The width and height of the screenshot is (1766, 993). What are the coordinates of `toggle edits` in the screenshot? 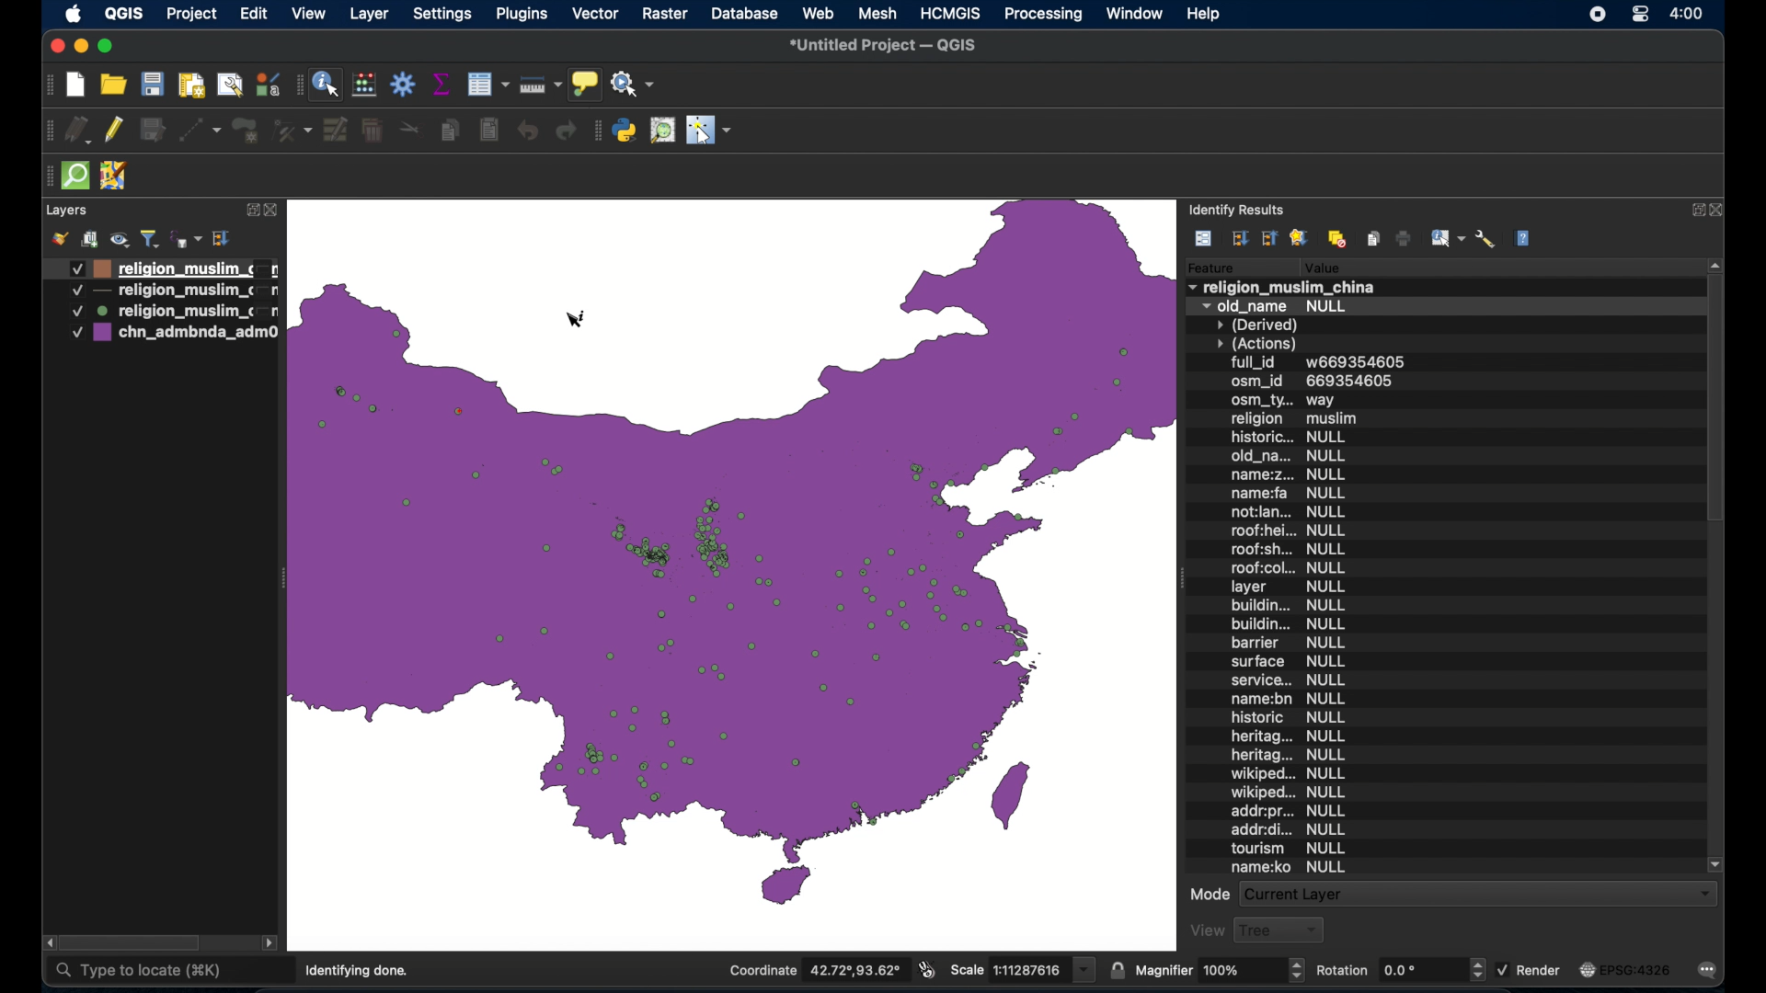 It's located at (113, 129).